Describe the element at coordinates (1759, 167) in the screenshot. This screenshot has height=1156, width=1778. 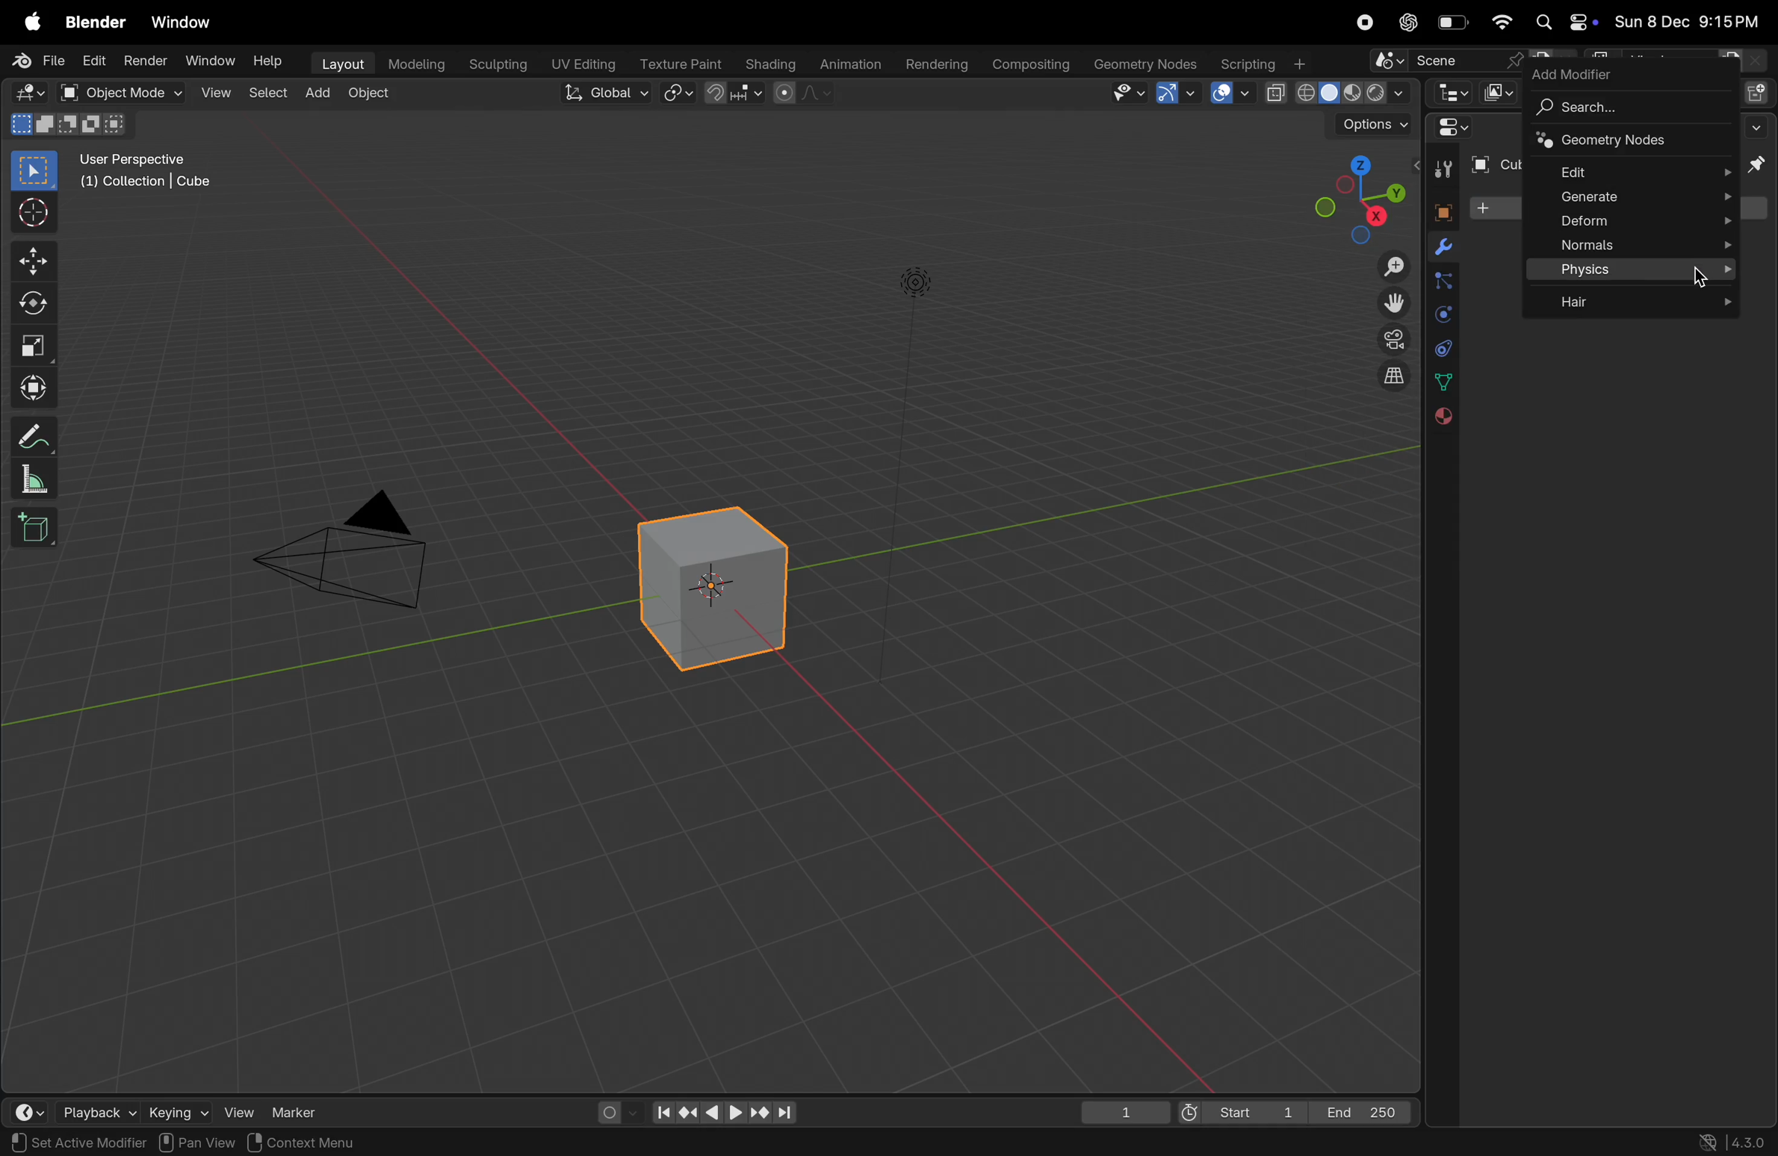
I see `toggle pin id` at that location.